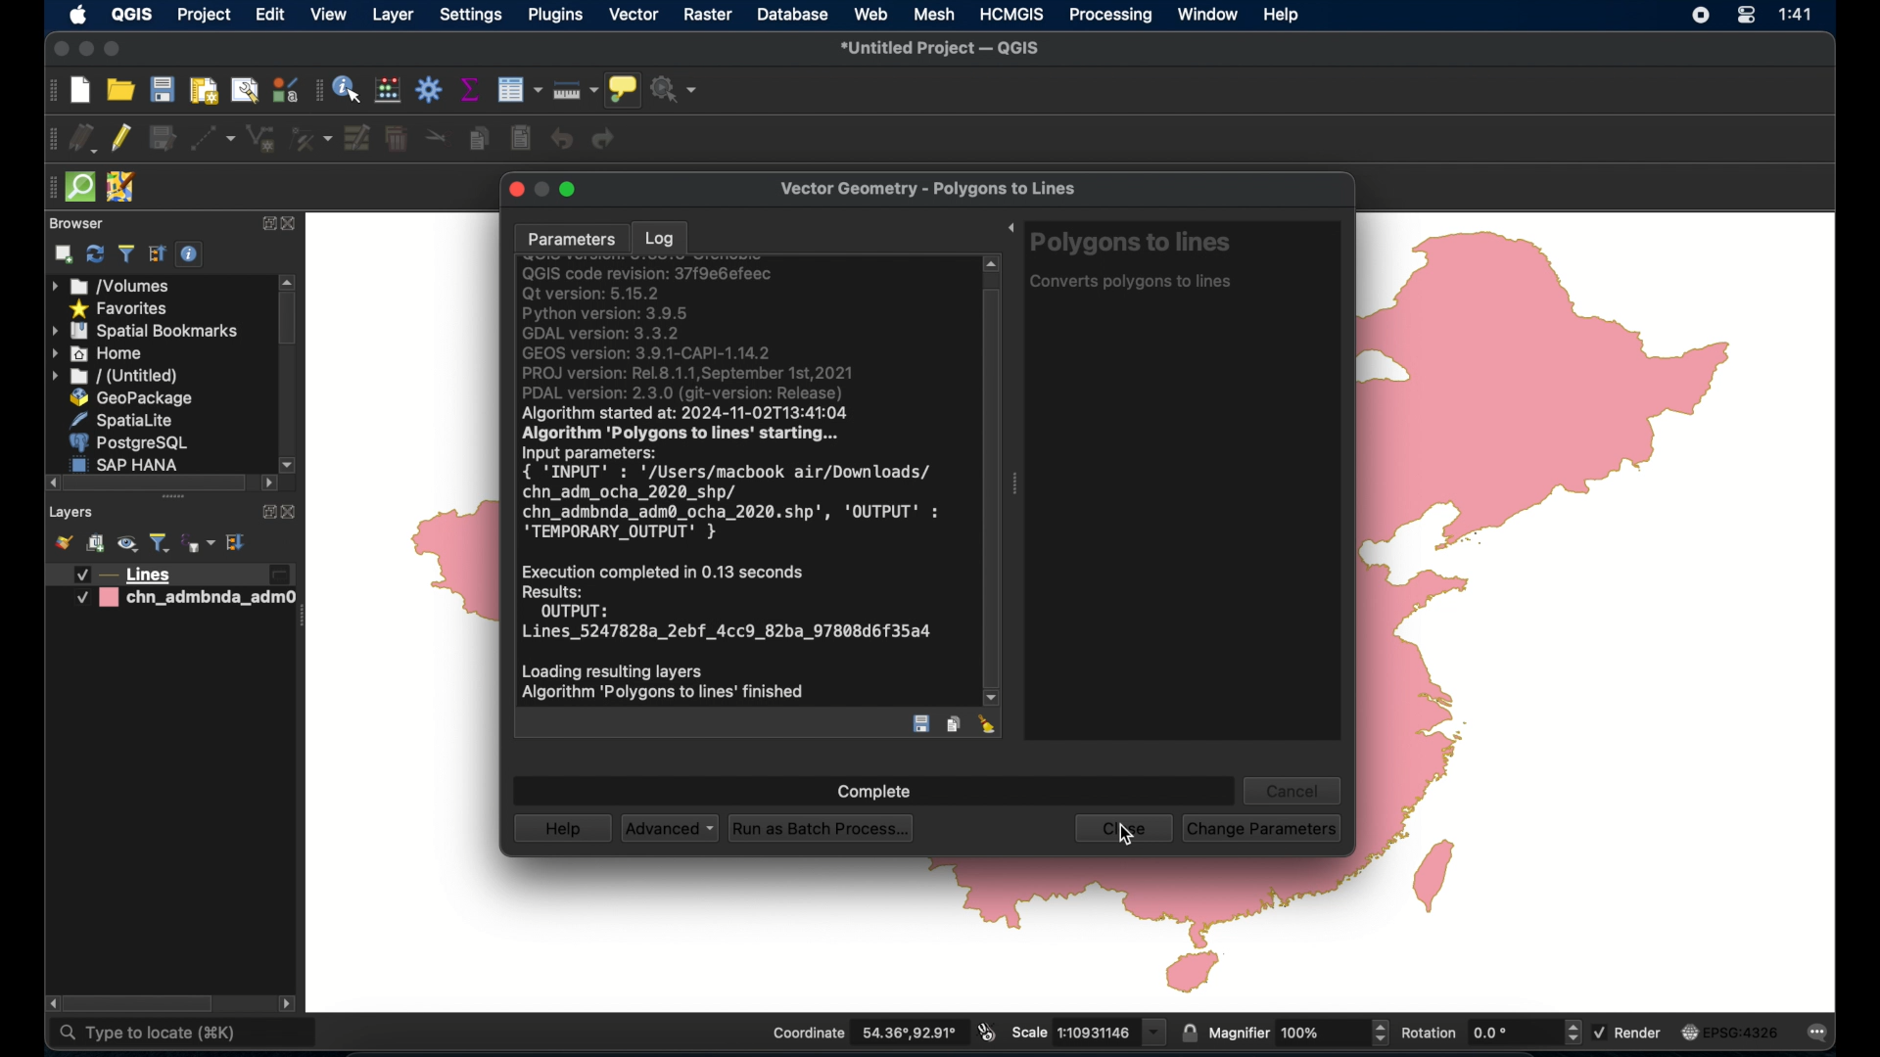 The height and width of the screenshot is (1057, 1880). Describe the element at coordinates (60, 50) in the screenshot. I see `close` at that location.